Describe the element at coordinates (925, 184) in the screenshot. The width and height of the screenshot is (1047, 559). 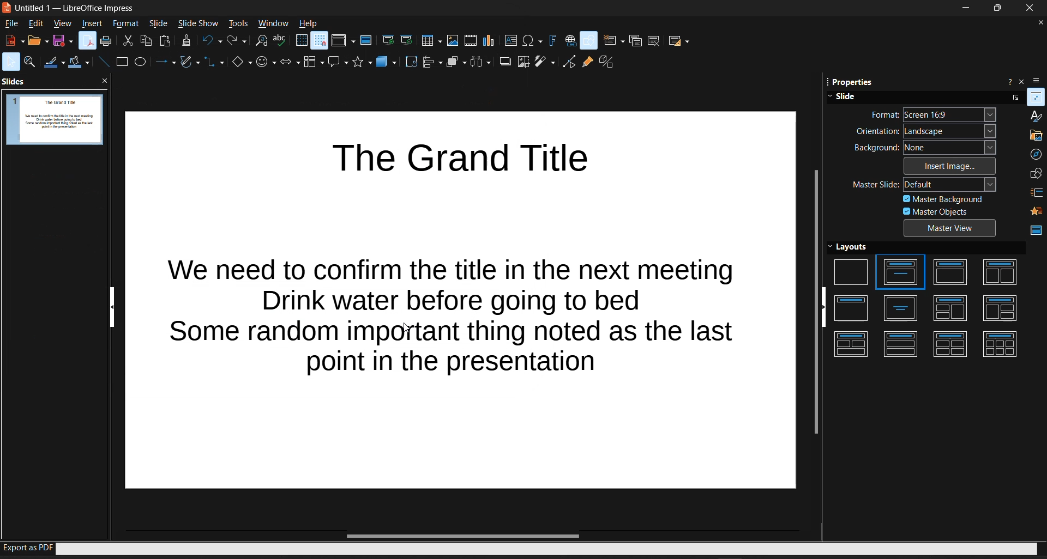
I see `master slide` at that location.